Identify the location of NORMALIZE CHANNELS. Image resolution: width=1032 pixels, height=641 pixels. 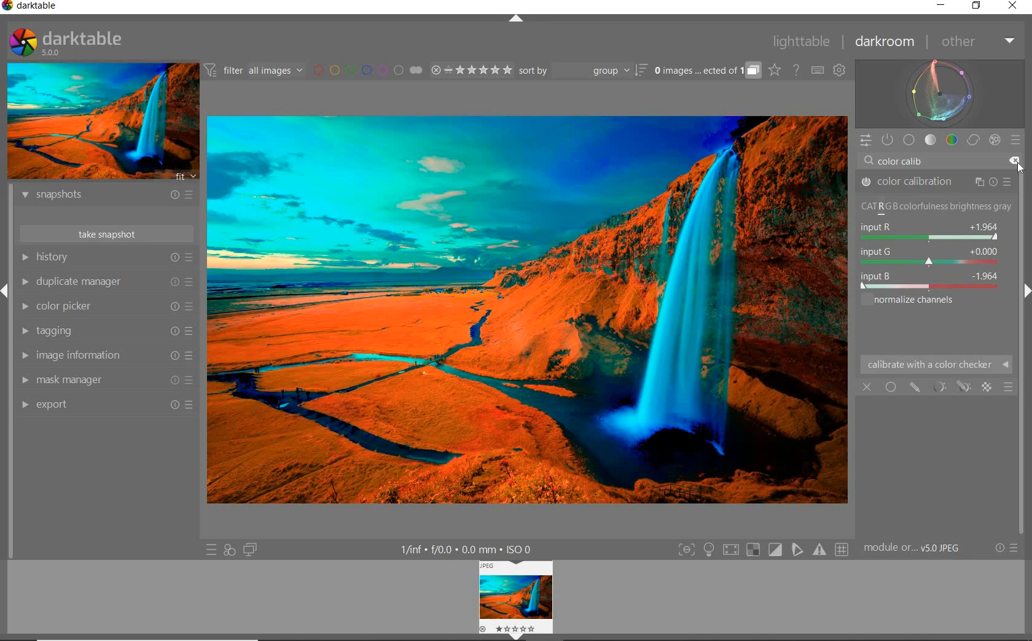
(924, 300).